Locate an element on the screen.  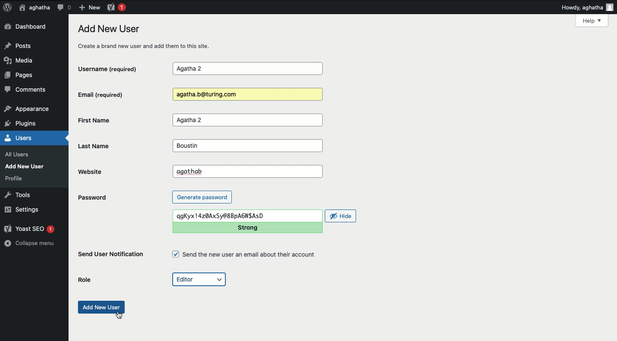
appearance is located at coordinates (27, 110).